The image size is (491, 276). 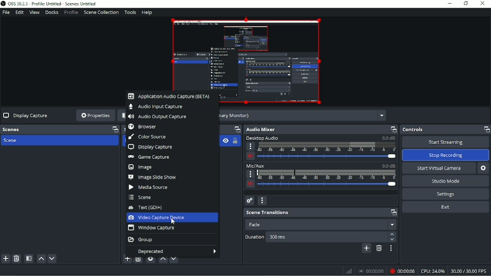 What do you see at coordinates (154, 177) in the screenshot?
I see `Image slide show` at bounding box center [154, 177].